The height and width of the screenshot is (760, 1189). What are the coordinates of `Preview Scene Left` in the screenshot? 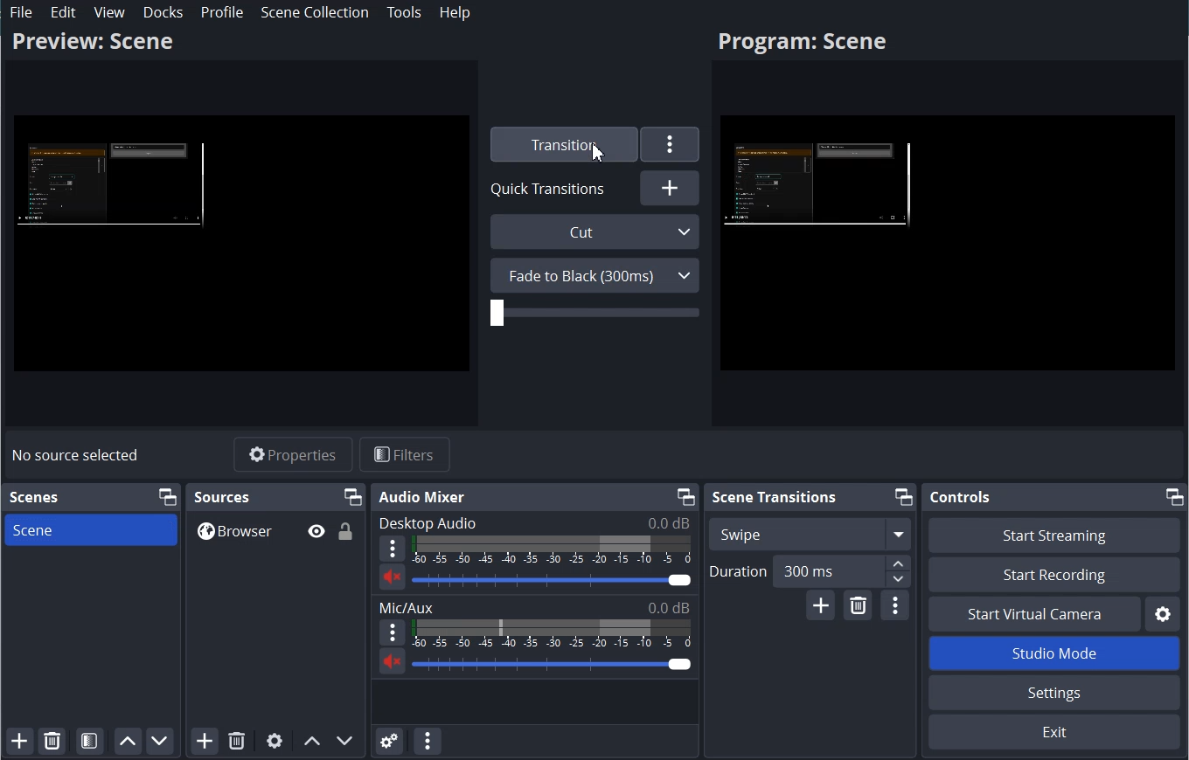 It's located at (241, 245).